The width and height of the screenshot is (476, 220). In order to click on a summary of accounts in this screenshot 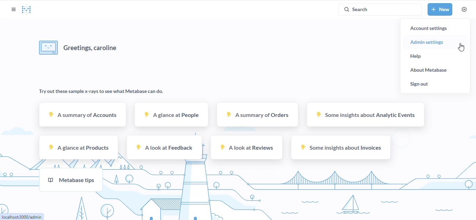, I will do `click(82, 115)`.